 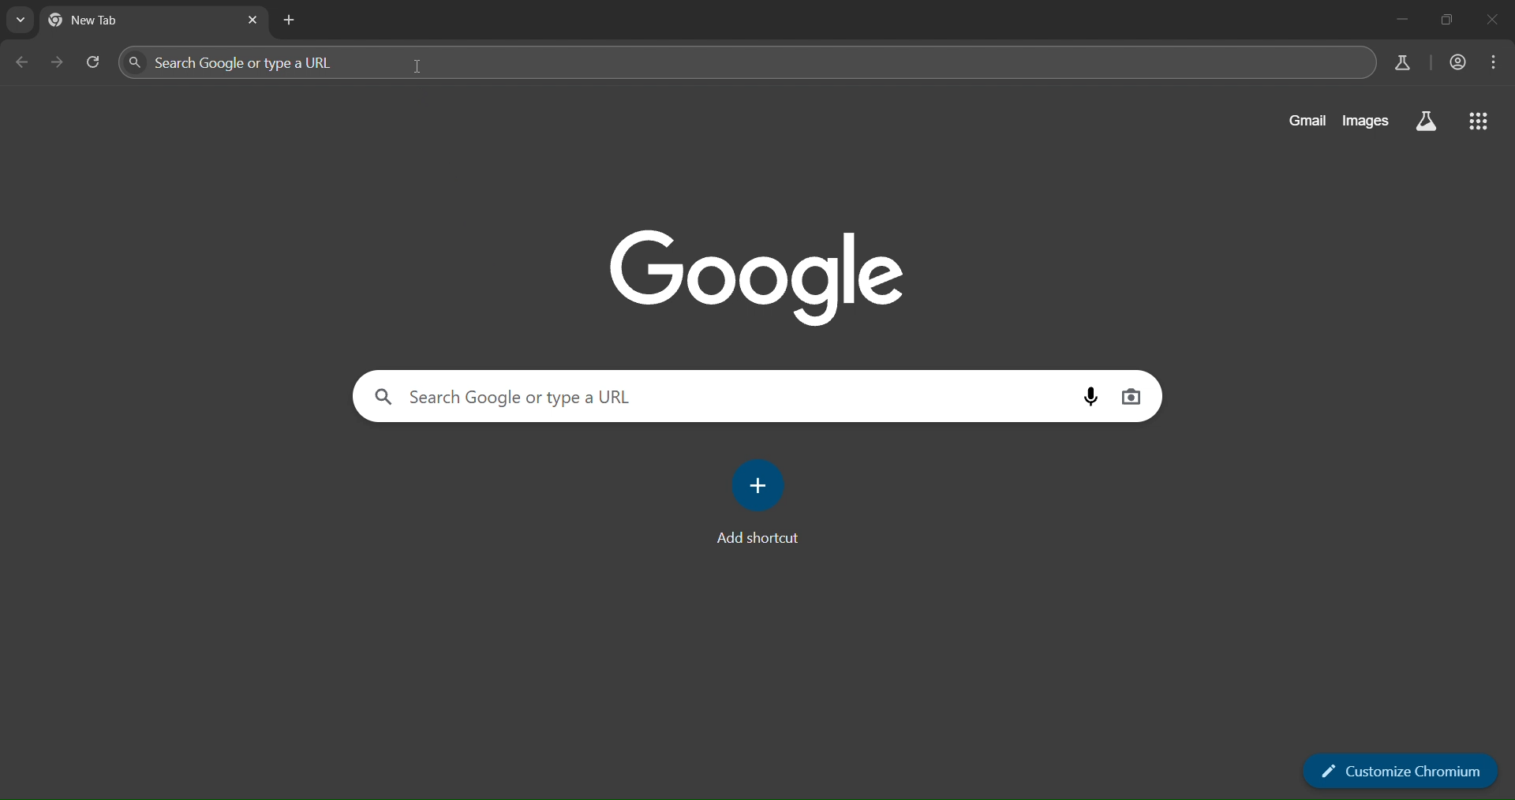 What do you see at coordinates (24, 61) in the screenshot?
I see `go back one page` at bounding box center [24, 61].